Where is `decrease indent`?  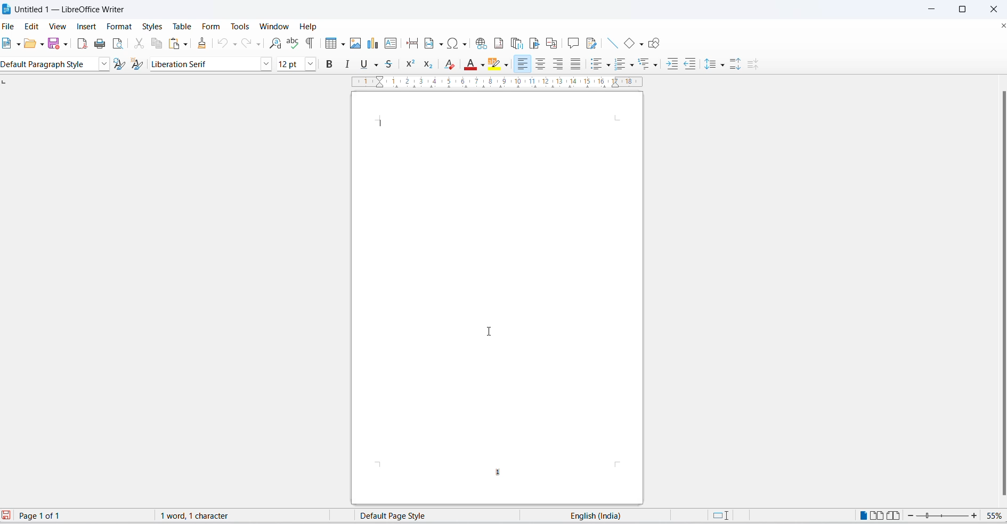 decrease indent is located at coordinates (689, 64).